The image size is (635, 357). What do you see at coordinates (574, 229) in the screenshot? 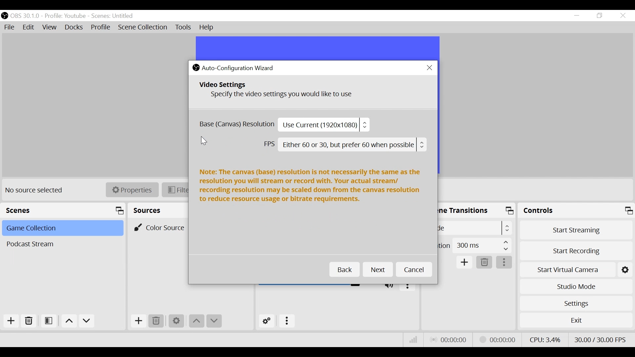
I see `Start Streaming` at bounding box center [574, 229].